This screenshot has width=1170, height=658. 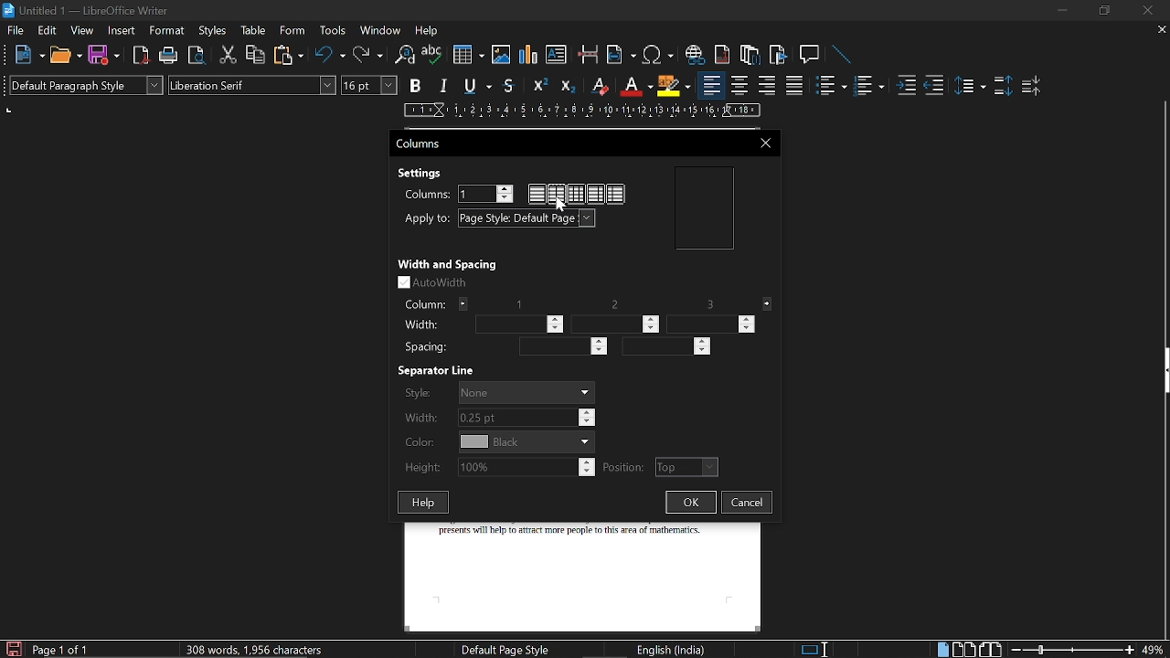 I want to click on Window, so click(x=379, y=30).